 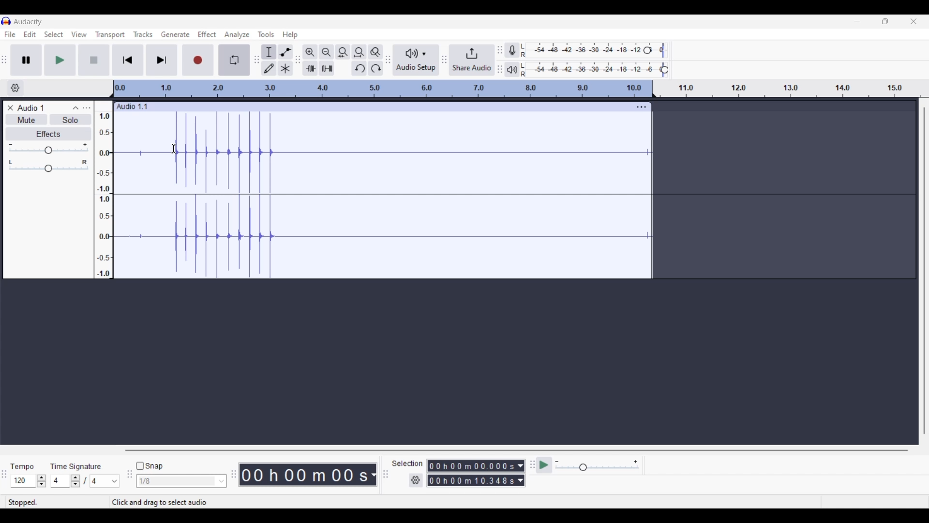 What do you see at coordinates (10, 144) in the screenshot?
I see `Minimum gain` at bounding box center [10, 144].